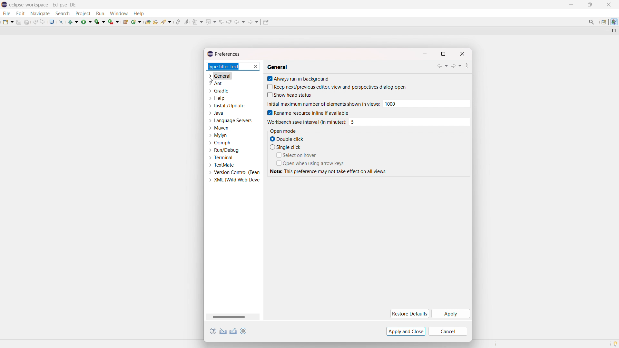 The image size is (619, 348). What do you see at coordinates (314, 163) in the screenshot?
I see `open when using arrow keys` at bounding box center [314, 163].